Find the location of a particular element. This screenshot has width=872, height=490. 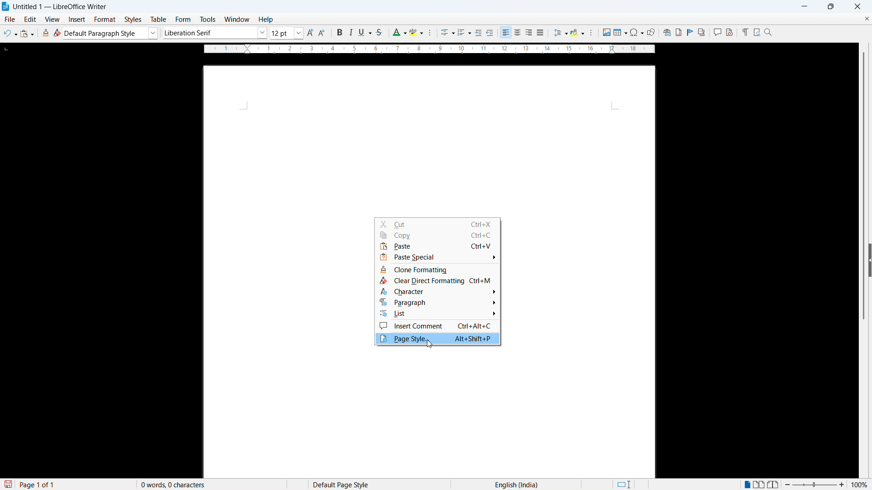

Close document  is located at coordinates (867, 18).